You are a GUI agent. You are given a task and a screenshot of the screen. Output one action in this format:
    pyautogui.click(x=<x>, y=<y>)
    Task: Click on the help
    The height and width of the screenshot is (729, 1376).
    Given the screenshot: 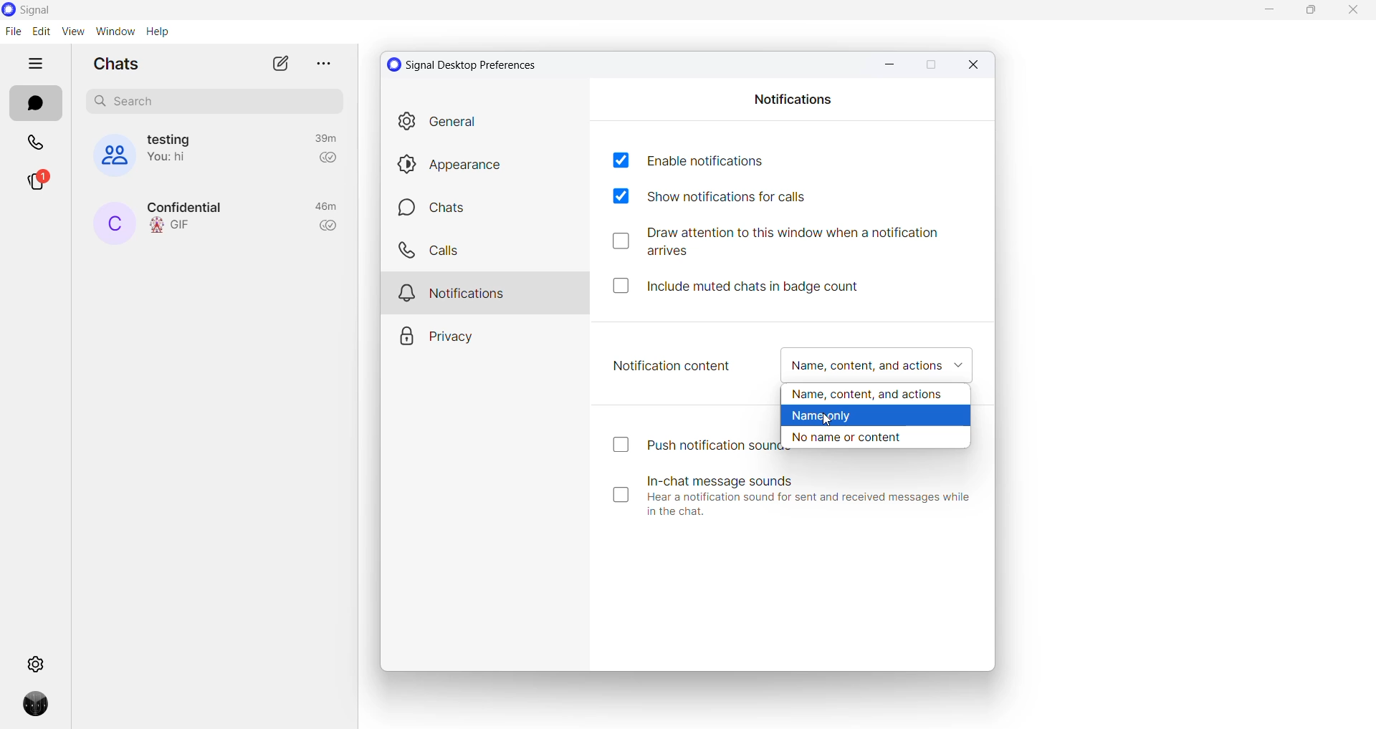 What is the action you would take?
    pyautogui.click(x=156, y=32)
    